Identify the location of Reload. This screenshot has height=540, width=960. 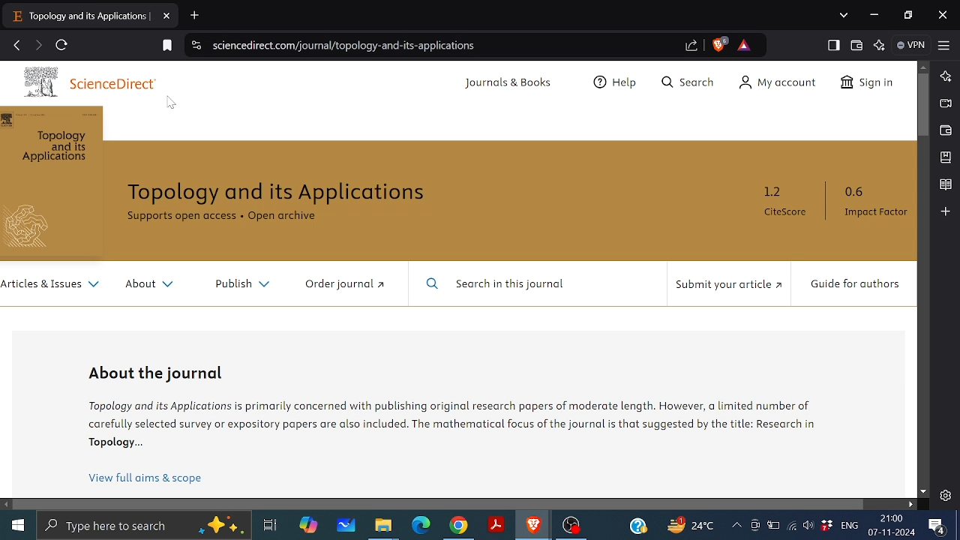
(63, 46).